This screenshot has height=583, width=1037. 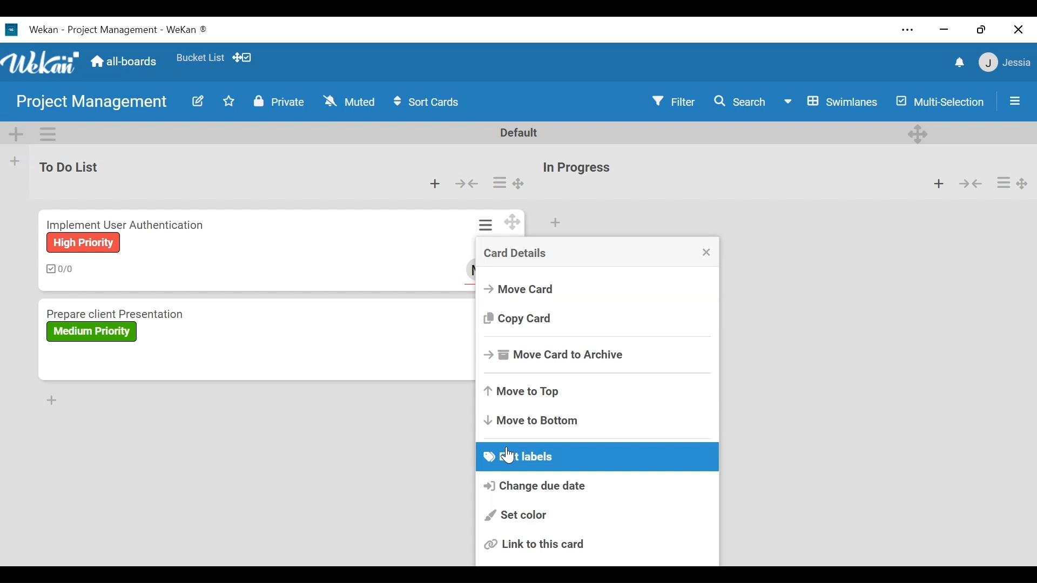 What do you see at coordinates (472, 269) in the screenshot?
I see `Member` at bounding box center [472, 269].